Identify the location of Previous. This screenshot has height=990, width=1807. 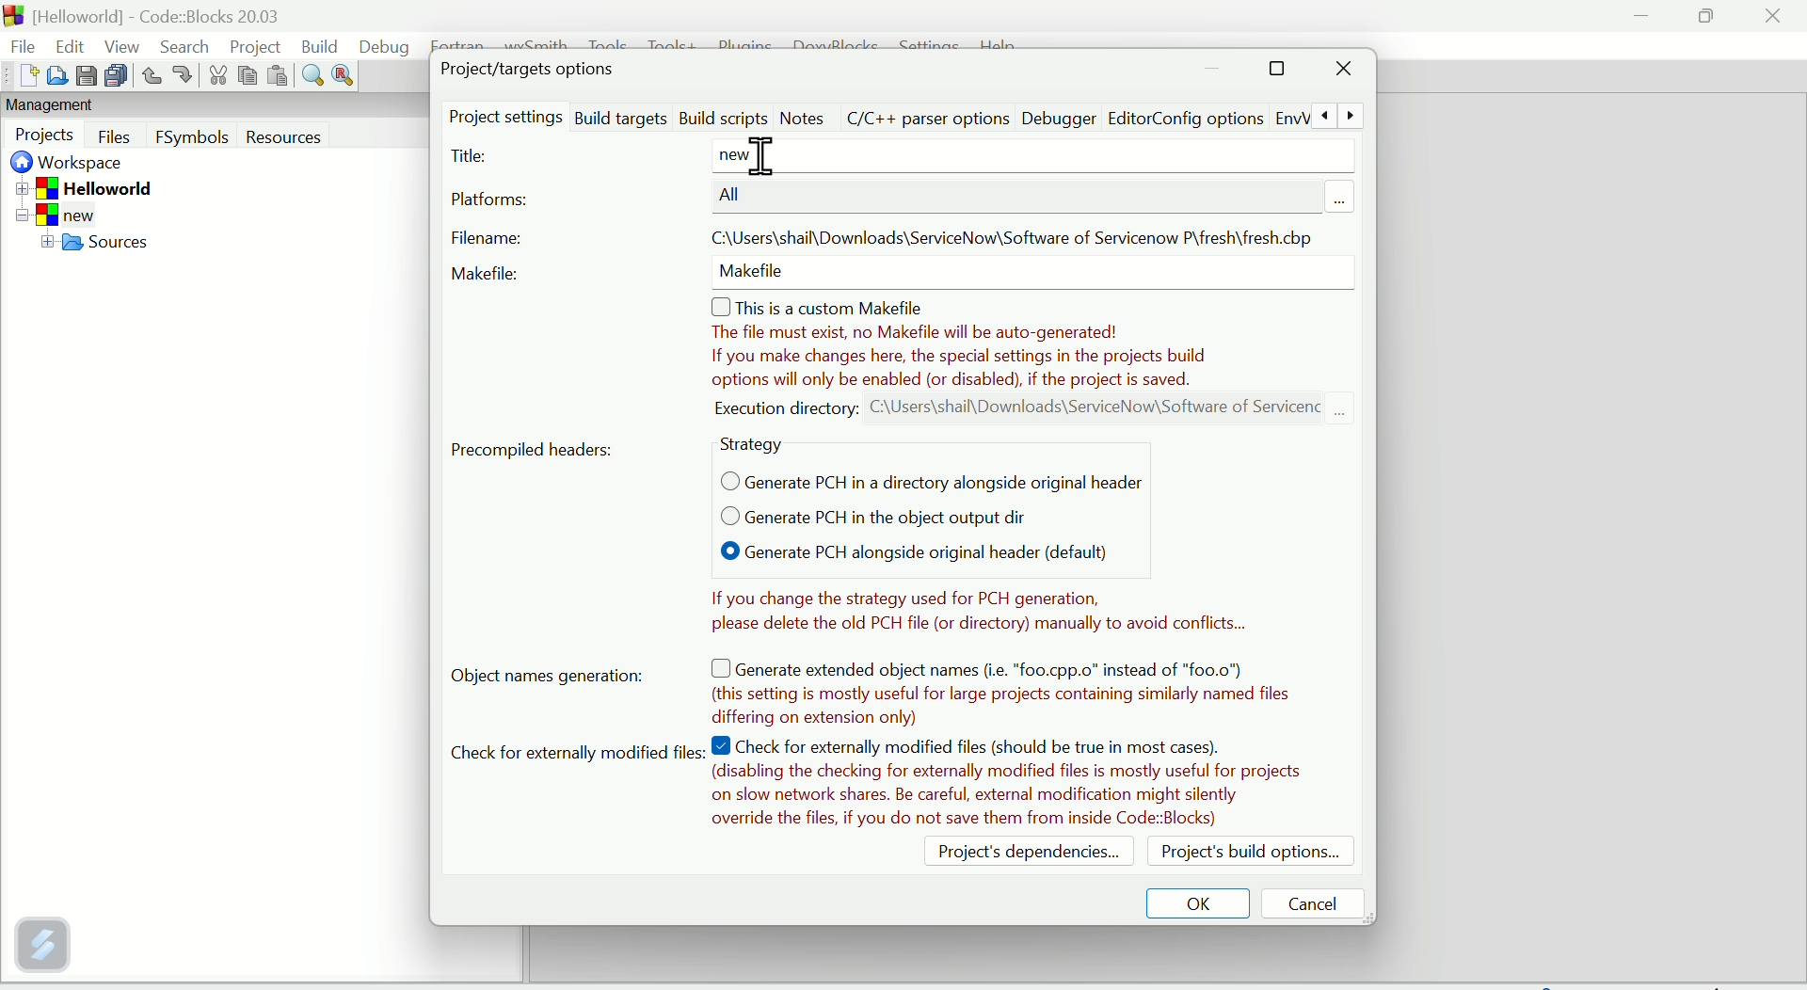
(1322, 115).